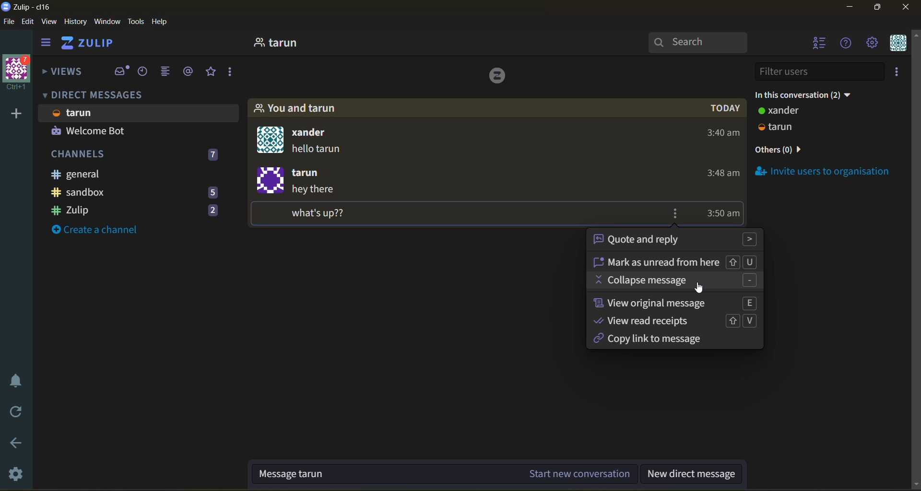 The height and width of the screenshot is (491, 921). What do you see at coordinates (783, 112) in the screenshot?
I see `user` at bounding box center [783, 112].